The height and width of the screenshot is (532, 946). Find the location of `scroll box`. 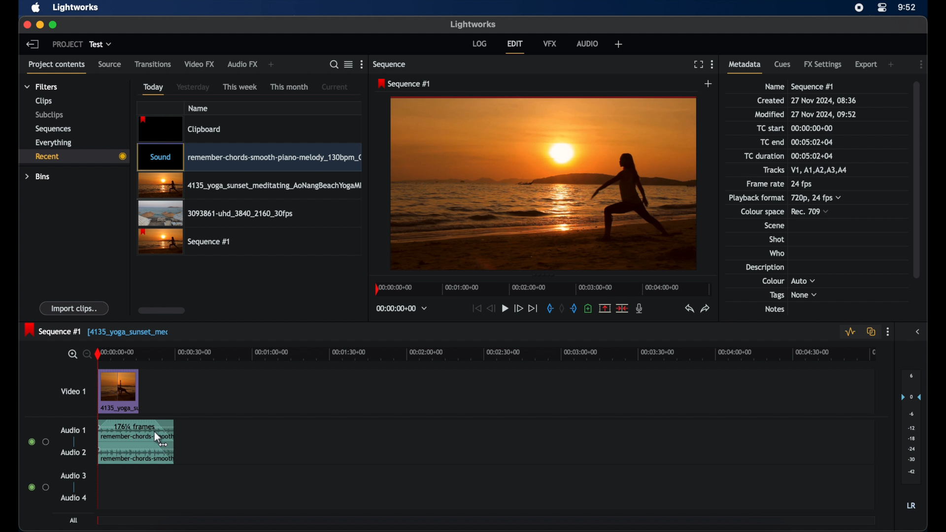

scroll box is located at coordinates (919, 179).